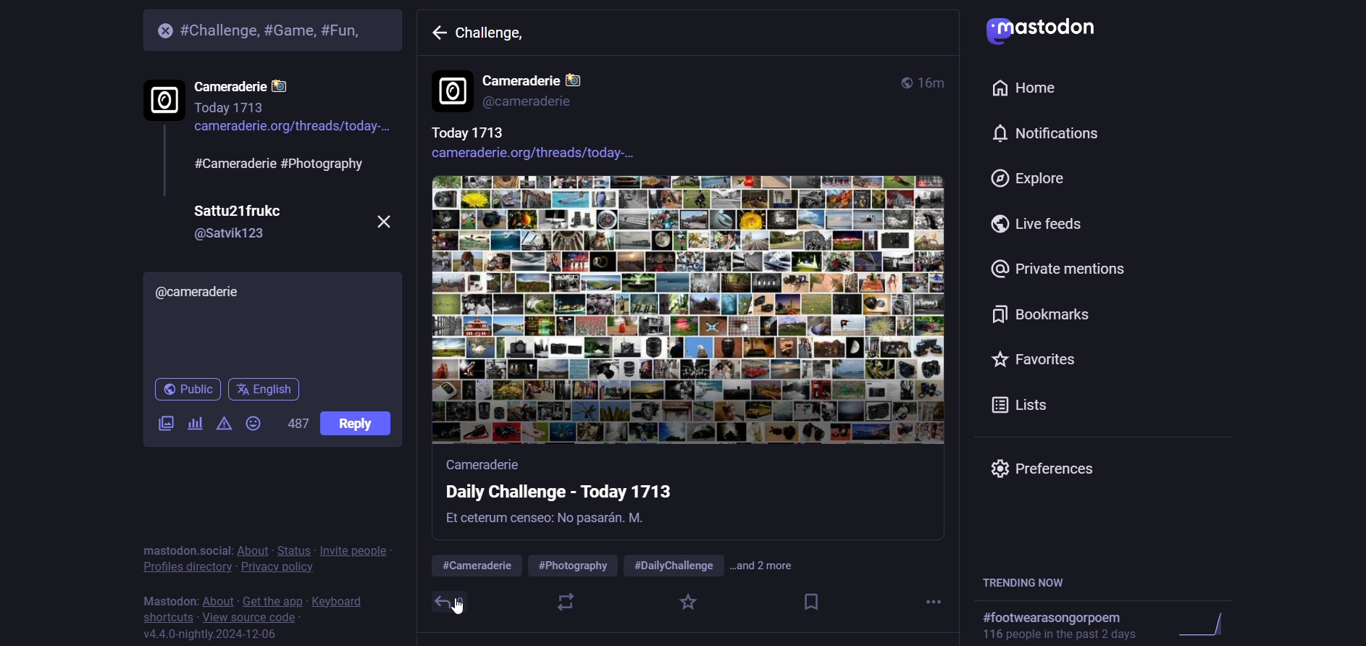  What do you see at coordinates (214, 634) in the screenshot?
I see `v4.4.0-nightly.2024-12-06` at bounding box center [214, 634].